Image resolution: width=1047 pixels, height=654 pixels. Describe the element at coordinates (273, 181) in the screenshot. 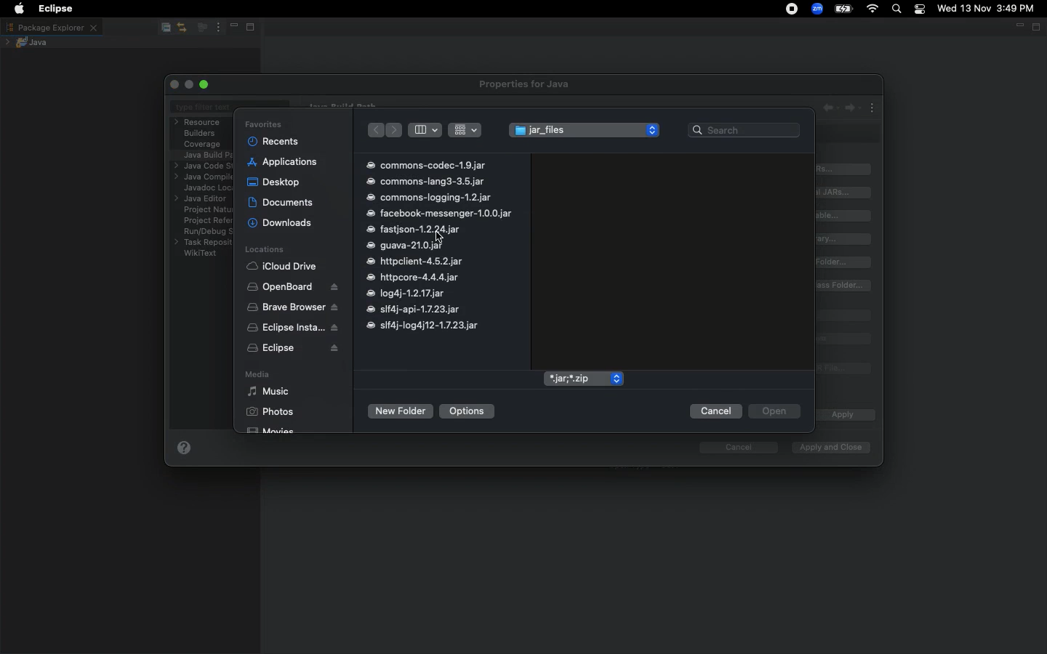

I see `Desktop` at that location.